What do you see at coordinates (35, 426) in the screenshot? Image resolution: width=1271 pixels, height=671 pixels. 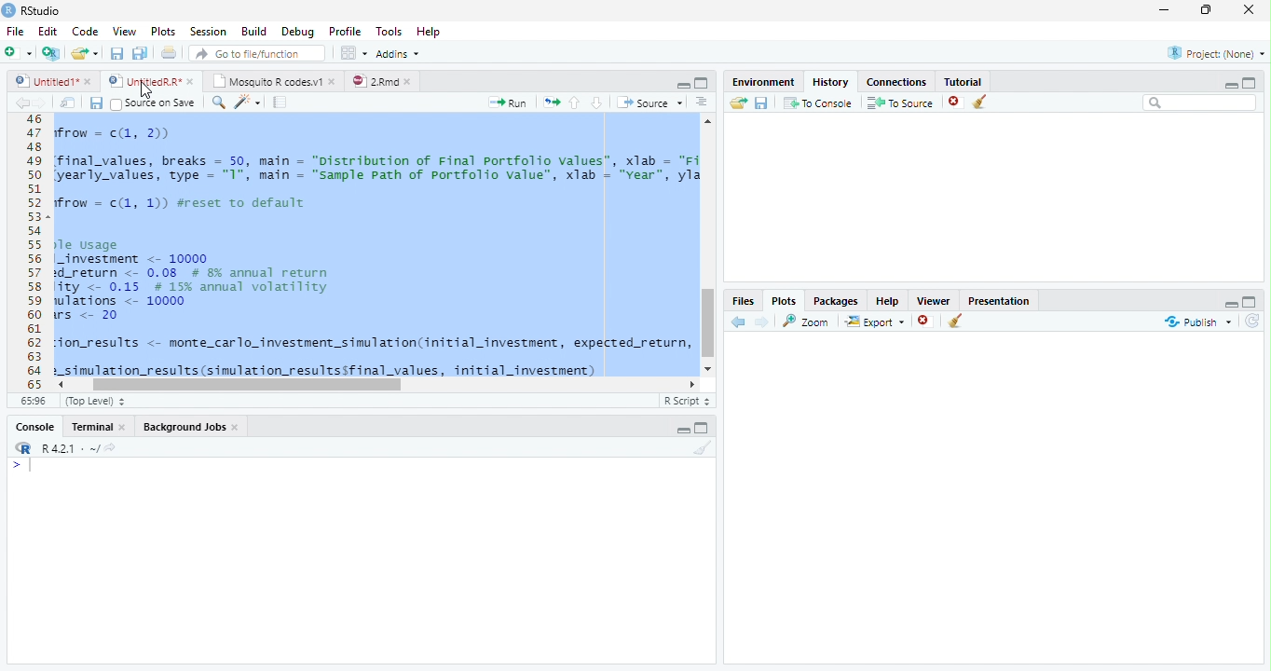 I see `Console` at bounding box center [35, 426].